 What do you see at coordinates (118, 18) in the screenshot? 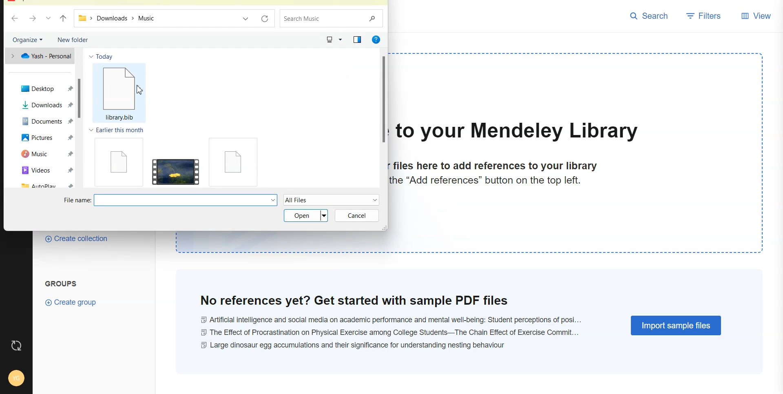
I see `File Path address` at bounding box center [118, 18].